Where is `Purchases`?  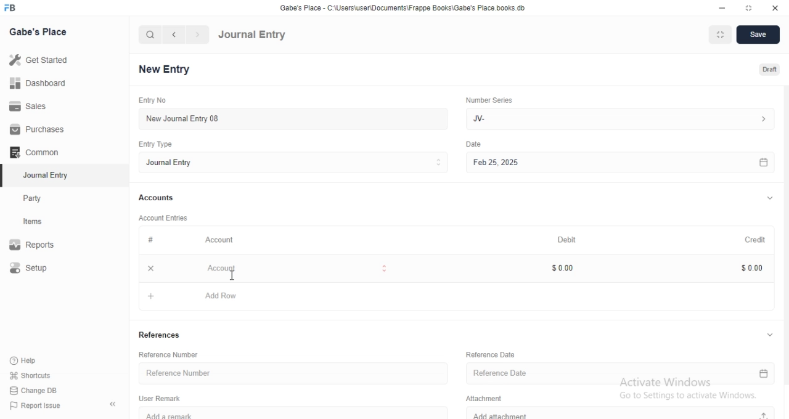 Purchases is located at coordinates (36, 129).